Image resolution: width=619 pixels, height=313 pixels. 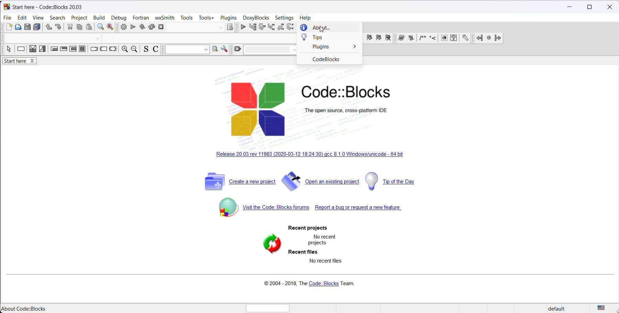 What do you see at coordinates (329, 47) in the screenshot?
I see `plugins` at bounding box center [329, 47].